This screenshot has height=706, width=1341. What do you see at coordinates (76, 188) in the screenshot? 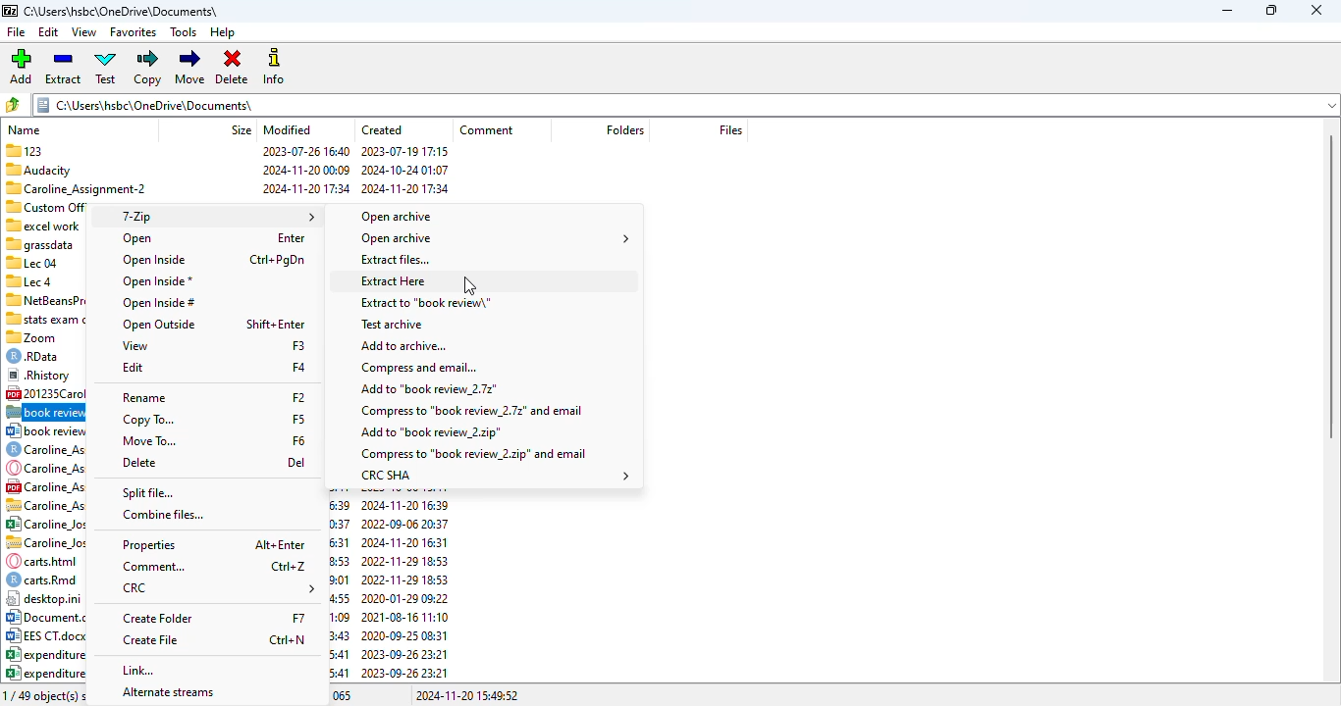
I see `Caroline Assignment-2` at bounding box center [76, 188].